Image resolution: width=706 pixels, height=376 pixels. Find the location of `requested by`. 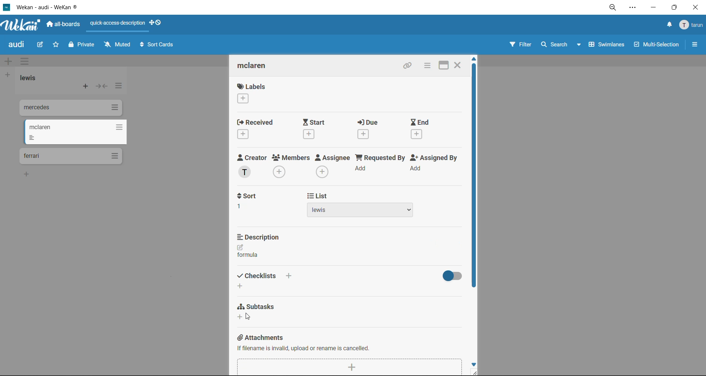

requested by is located at coordinates (380, 166).